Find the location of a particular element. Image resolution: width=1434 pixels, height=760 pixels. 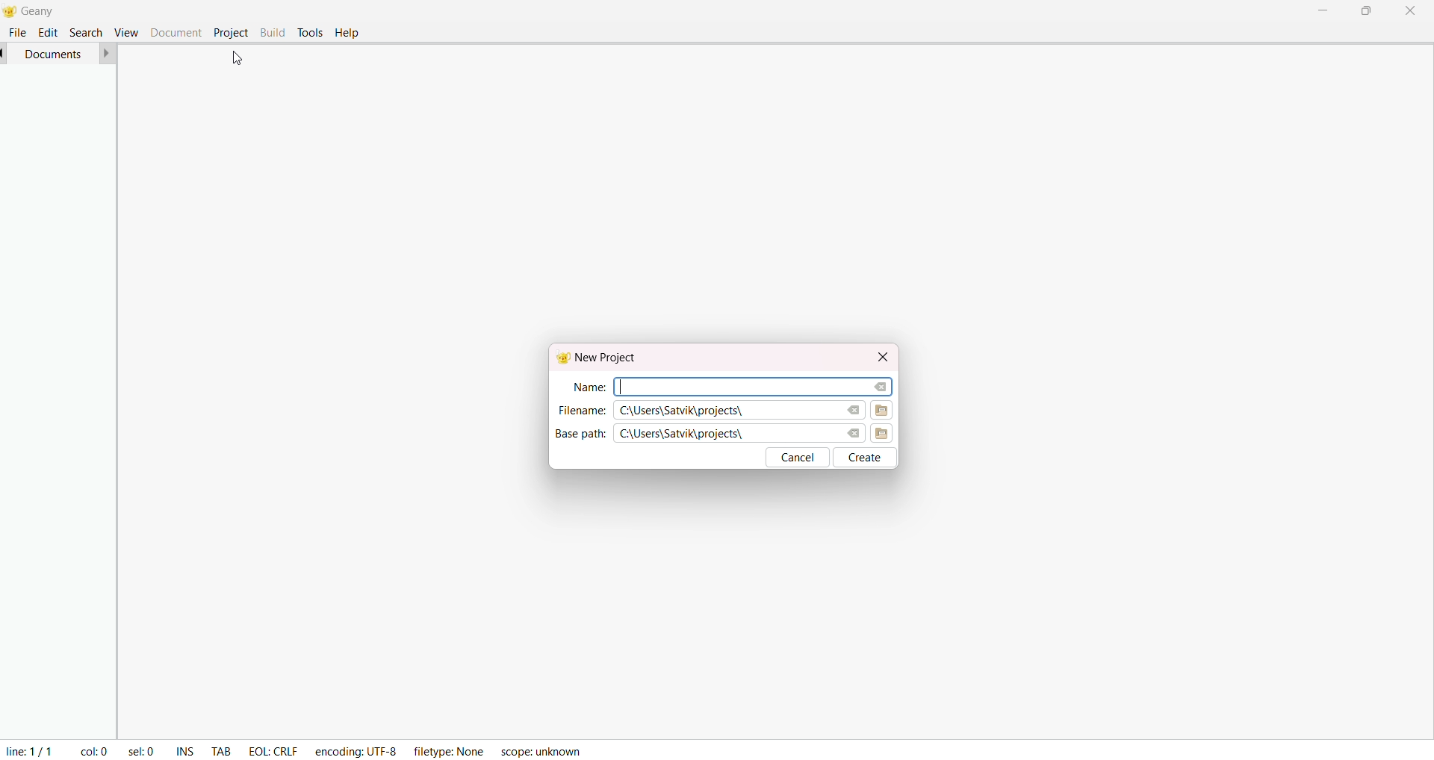

Geany logo is located at coordinates (9, 10).